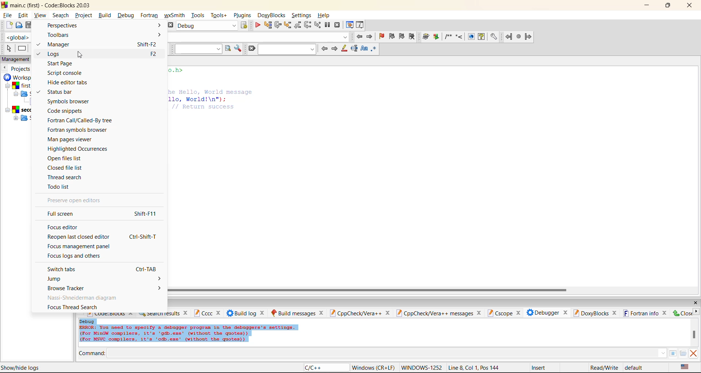 This screenshot has height=373, width=701. Describe the element at coordinates (198, 16) in the screenshot. I see `tools` at that location.